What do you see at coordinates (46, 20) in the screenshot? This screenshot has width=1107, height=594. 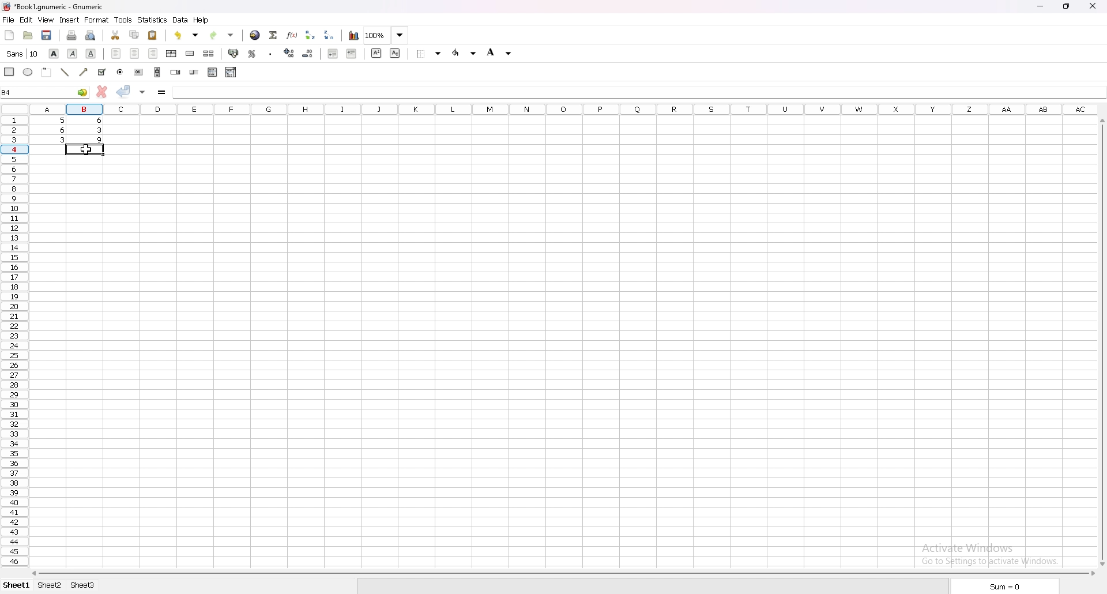 I see `view` at bounding box center [46, 20].